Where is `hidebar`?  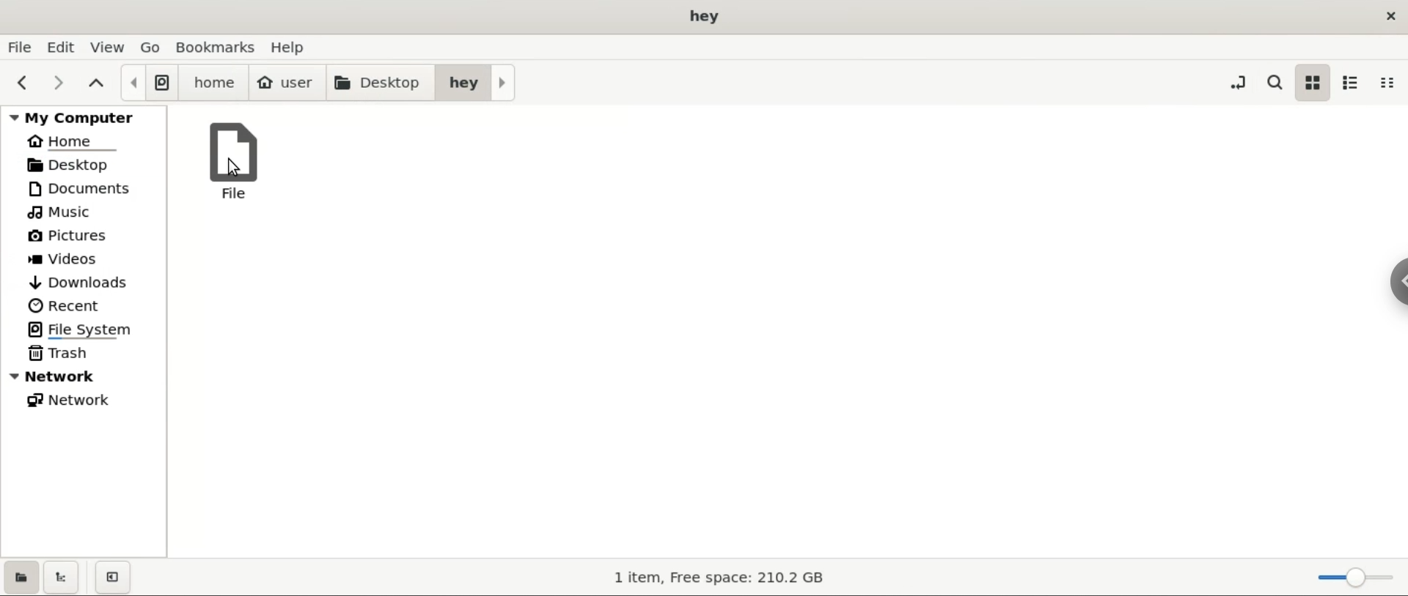
hidebar is located at coordinates (1395, 284).